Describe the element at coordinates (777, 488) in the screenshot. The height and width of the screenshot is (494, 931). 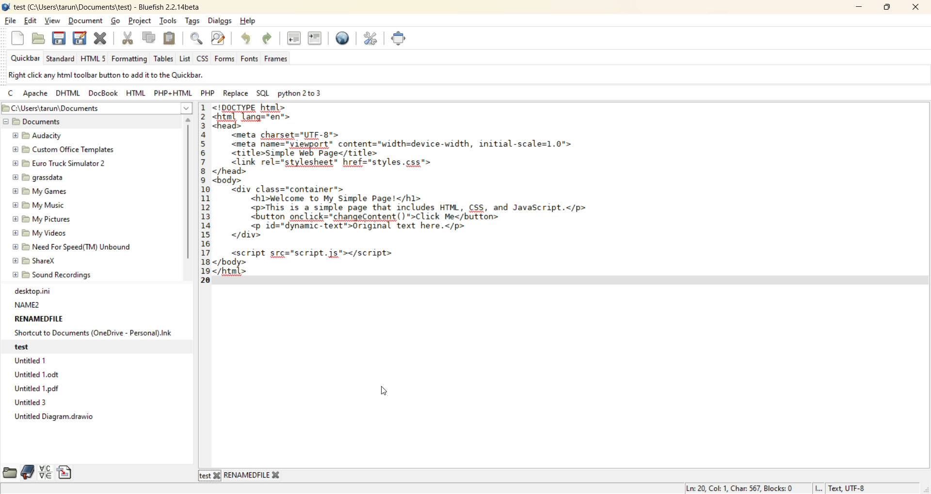
I see `metadata` at that location.